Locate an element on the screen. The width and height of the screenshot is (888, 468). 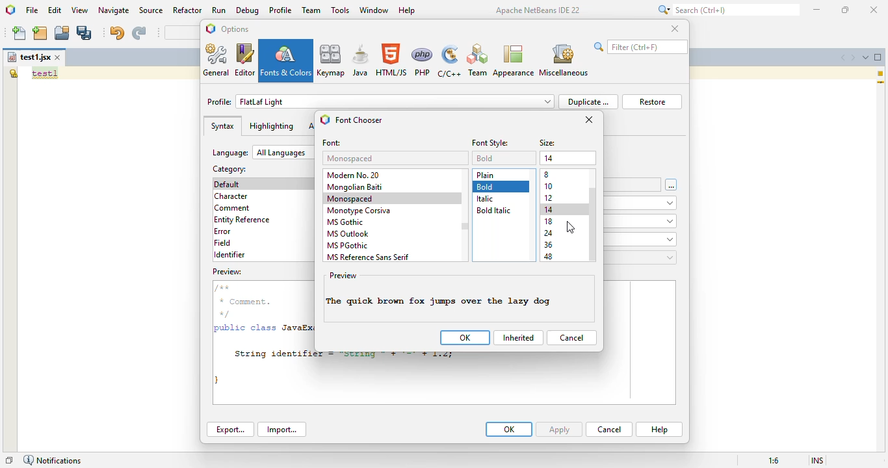
preview:  is located at coordinates (228, 272).